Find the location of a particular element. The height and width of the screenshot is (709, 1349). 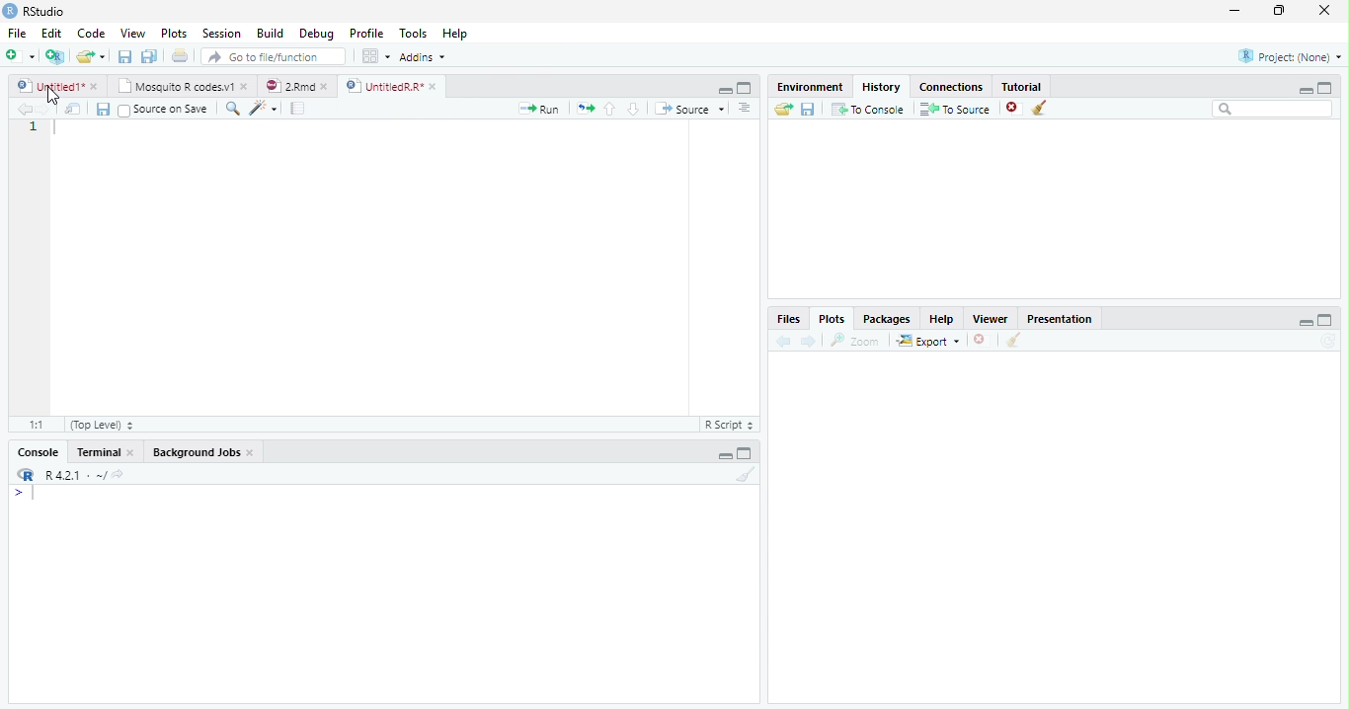

Next is located at coordinates (44, 109).